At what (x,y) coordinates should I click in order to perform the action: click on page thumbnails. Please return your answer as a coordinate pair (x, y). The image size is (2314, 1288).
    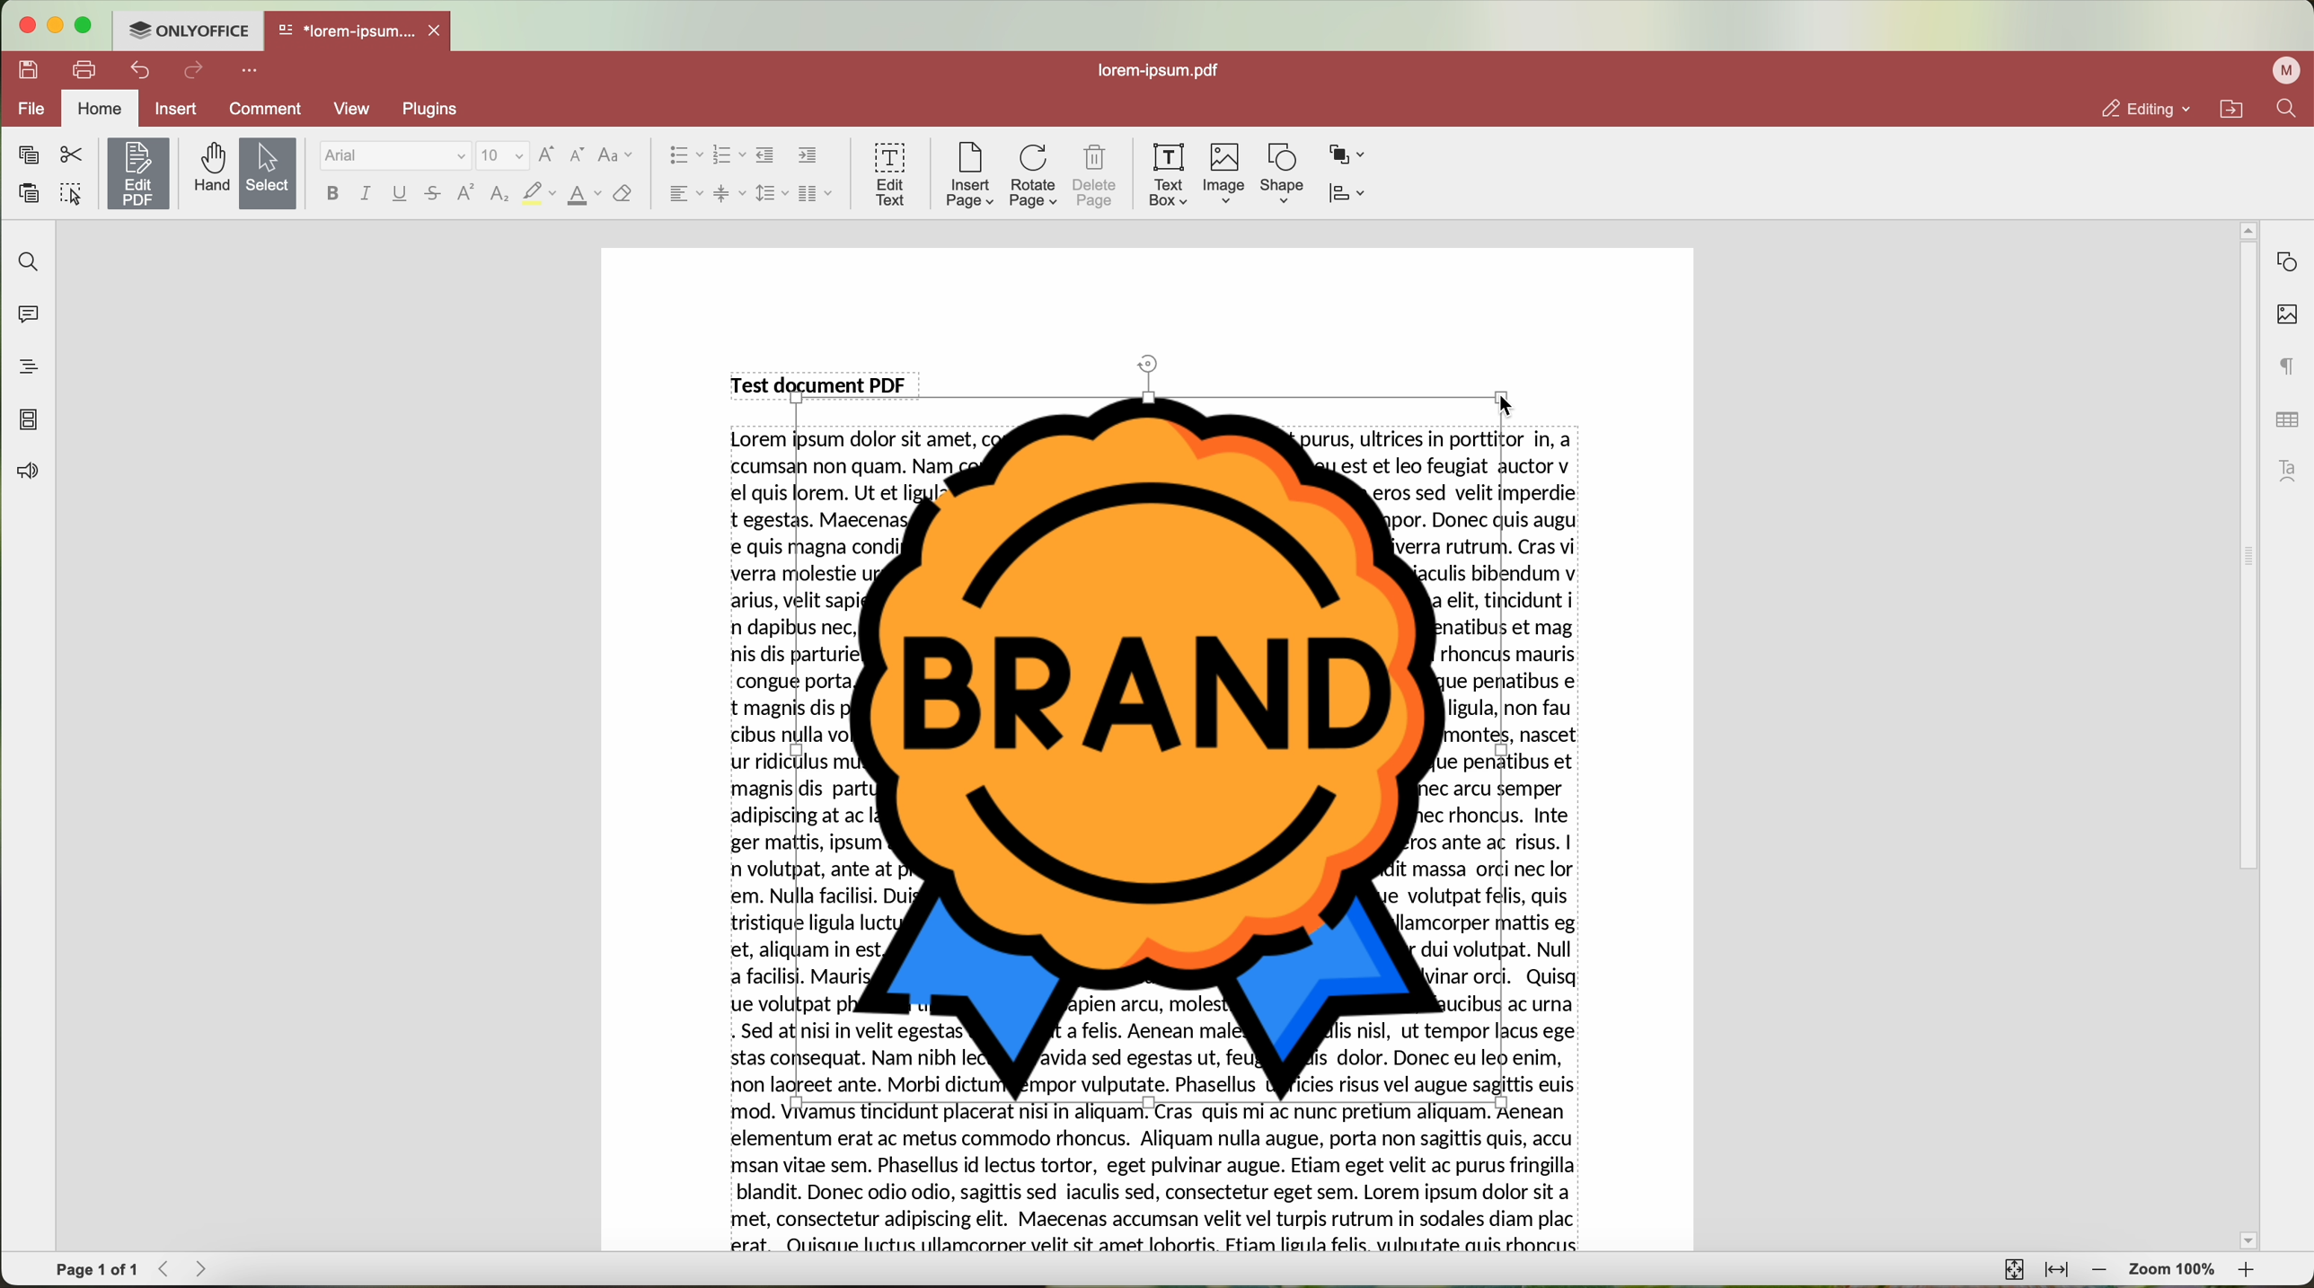
    Looking at the image, I should click on (27, 419).